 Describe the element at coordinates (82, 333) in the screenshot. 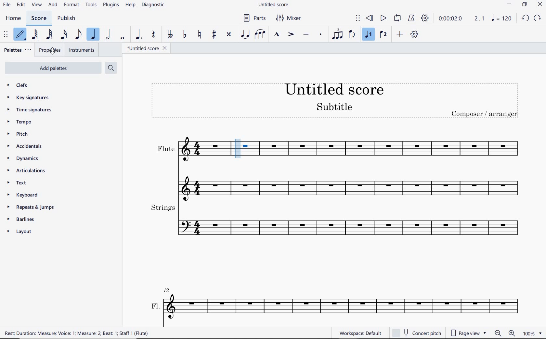

I see `REST DURATION` at that location.